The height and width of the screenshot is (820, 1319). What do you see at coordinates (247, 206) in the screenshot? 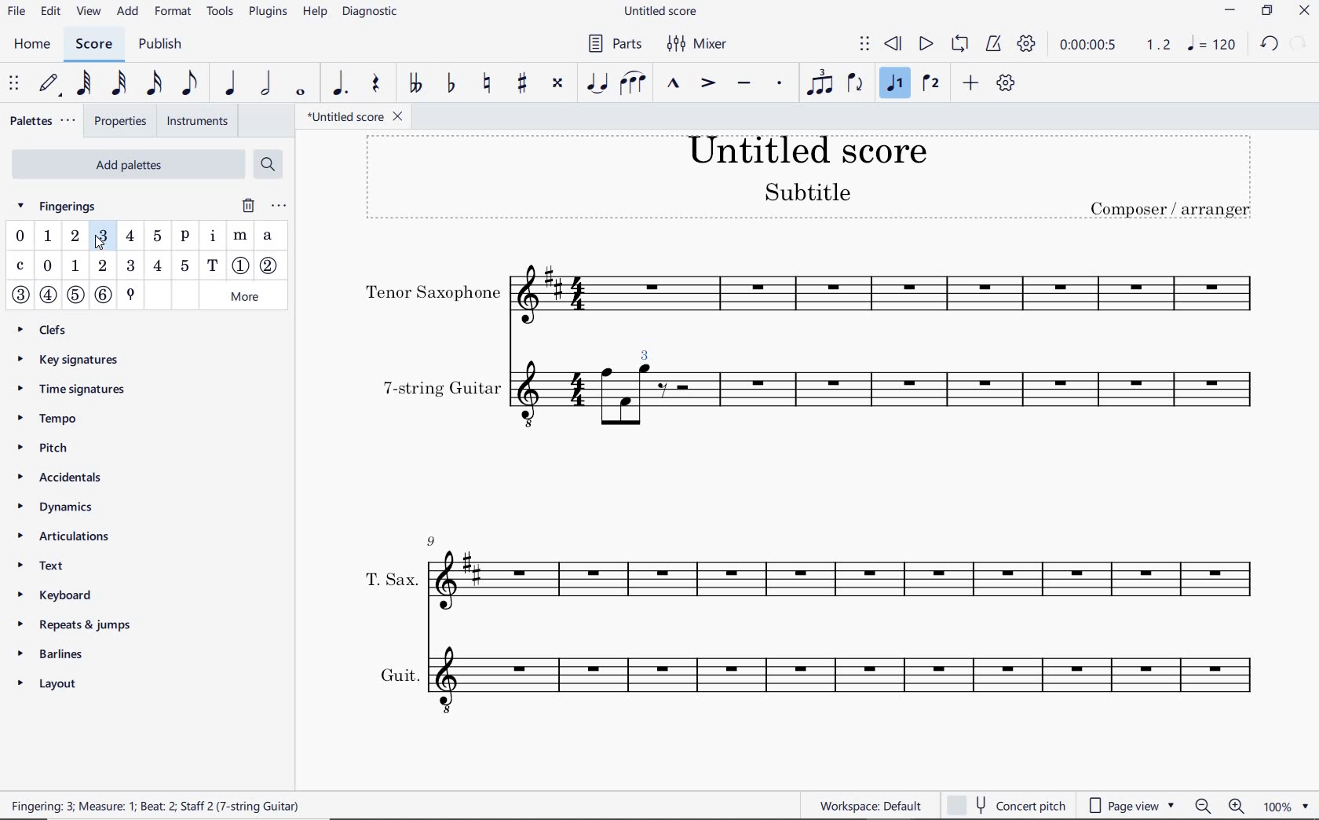
I see `delete` at bounding box center [247, 206].